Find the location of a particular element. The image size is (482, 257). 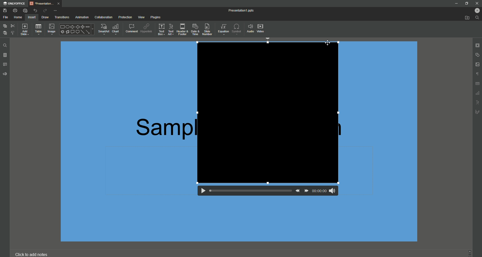

Chart is located at coordinates (116, 29).